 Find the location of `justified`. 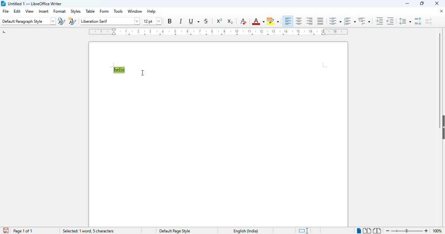

justified is located at coordinates (321, 21).